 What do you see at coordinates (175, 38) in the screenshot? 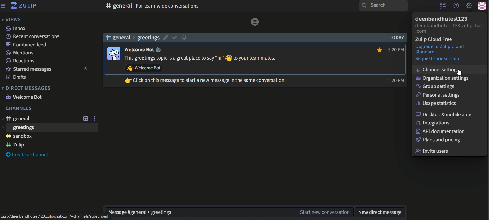
I see `mark` at bounding box center [175, 38].